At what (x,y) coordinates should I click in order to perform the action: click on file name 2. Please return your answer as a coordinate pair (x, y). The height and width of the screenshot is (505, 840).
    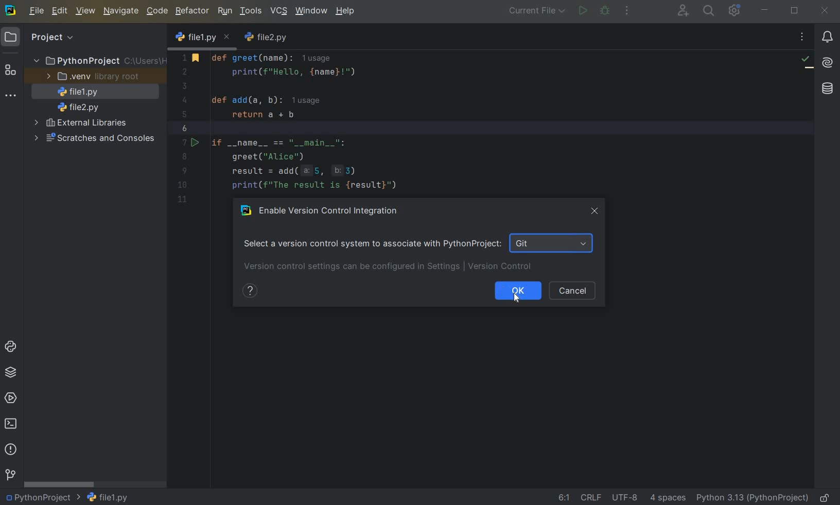
    Looking at the image, I should click on (78, 107).